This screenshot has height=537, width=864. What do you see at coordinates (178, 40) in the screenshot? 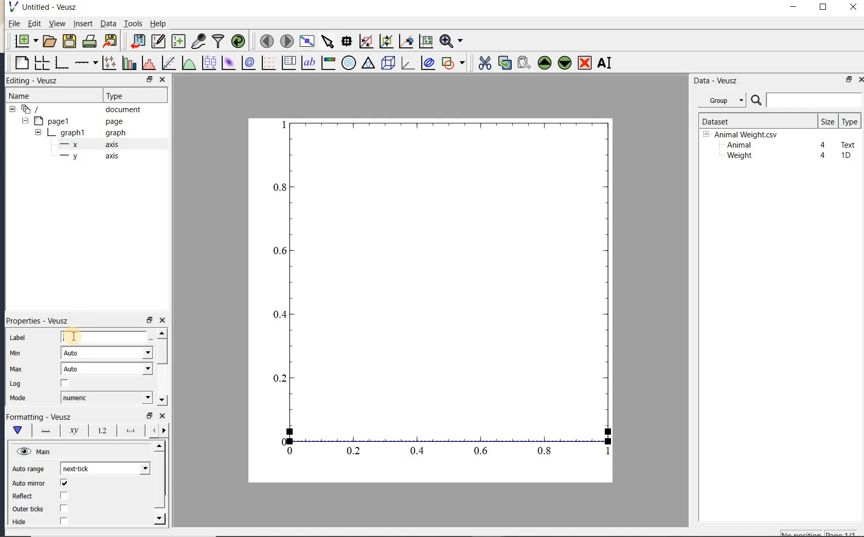
I see `create new datasets` at bounding box center [178, 40].